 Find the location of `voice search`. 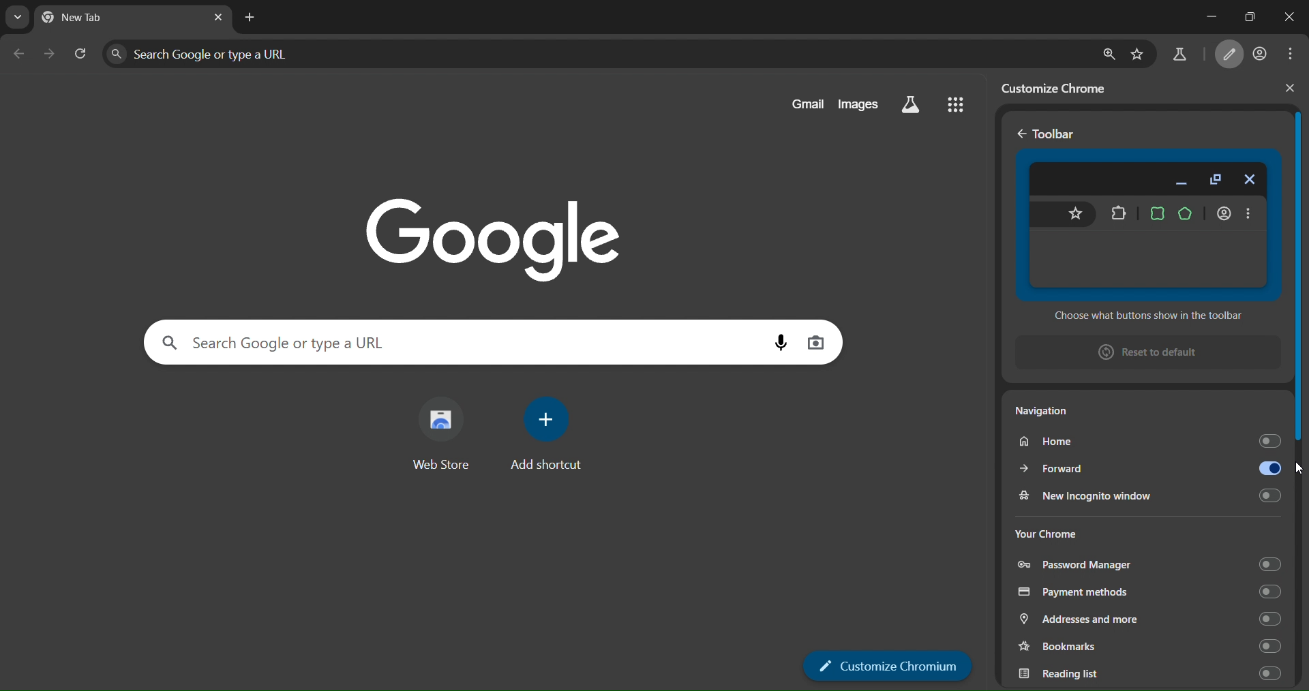

voice search is located at coordinates (774, 345).